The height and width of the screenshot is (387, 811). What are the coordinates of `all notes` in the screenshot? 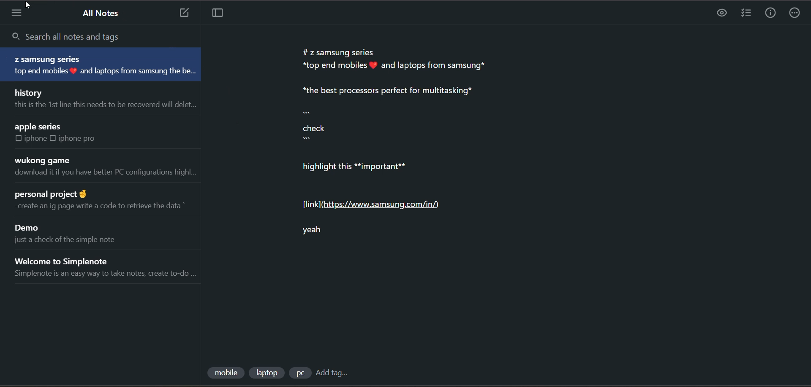 It's located at (103, 13).